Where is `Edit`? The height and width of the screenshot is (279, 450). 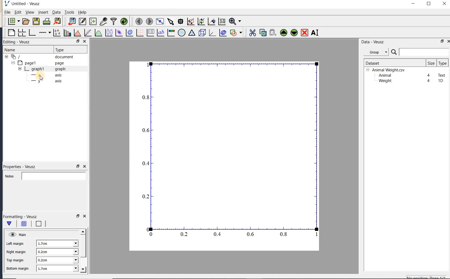
Edit is located at coordinates (17, 13).